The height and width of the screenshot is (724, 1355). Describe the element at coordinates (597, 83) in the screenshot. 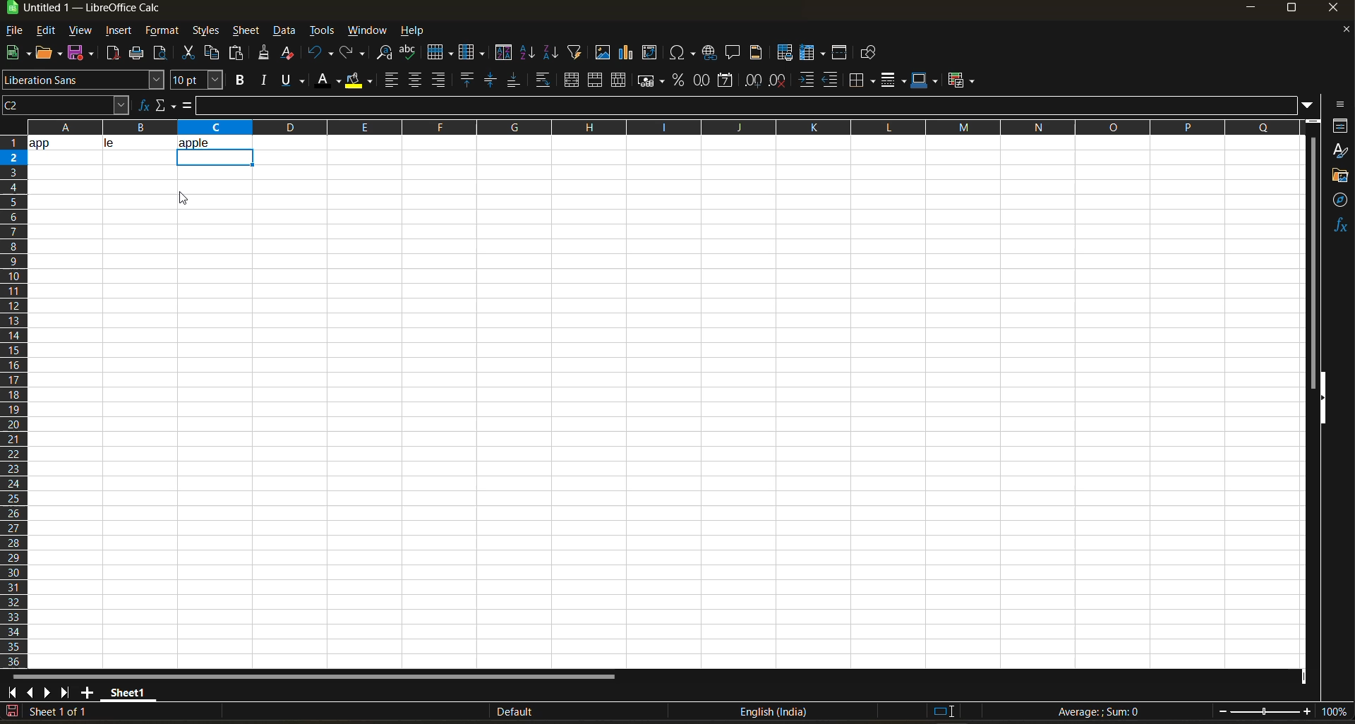

I see `merge cells` at that location.